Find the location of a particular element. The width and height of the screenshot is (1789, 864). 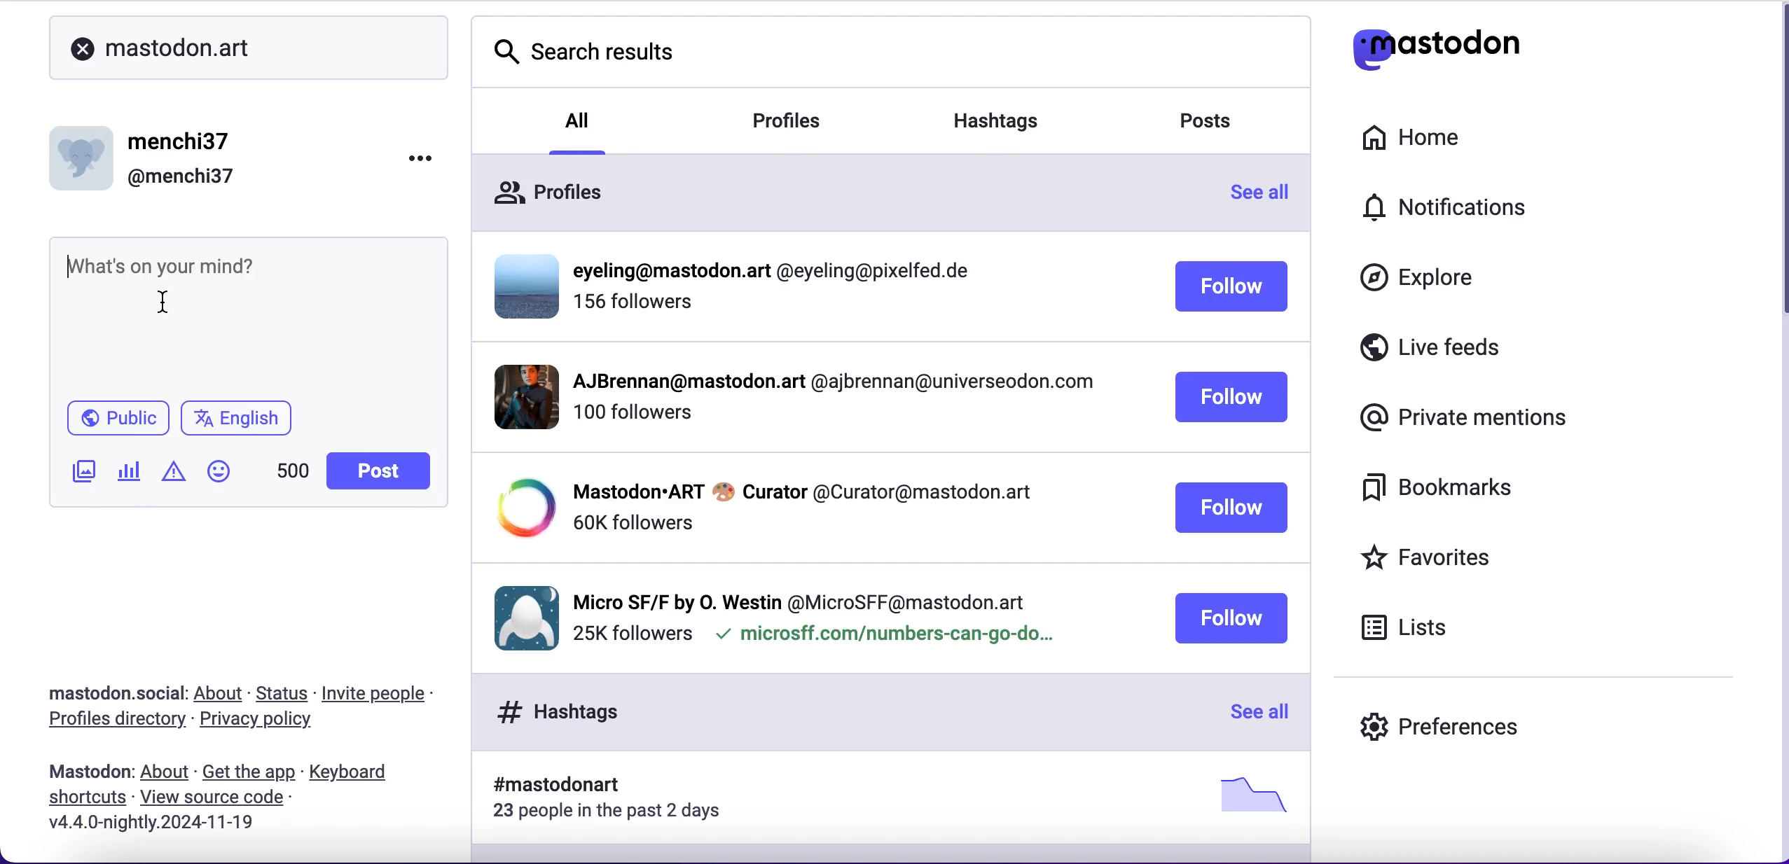

profiles directory is located at coordinates (112, 721).